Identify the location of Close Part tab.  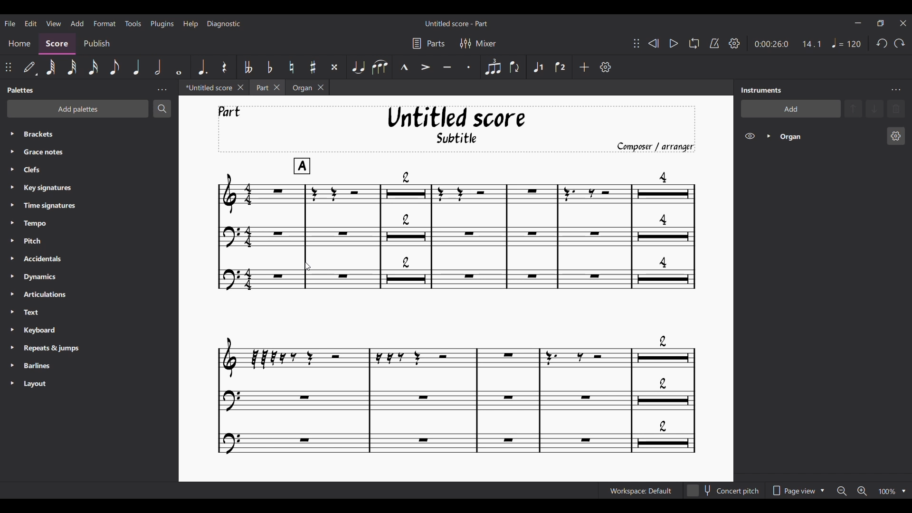
(277, 87).